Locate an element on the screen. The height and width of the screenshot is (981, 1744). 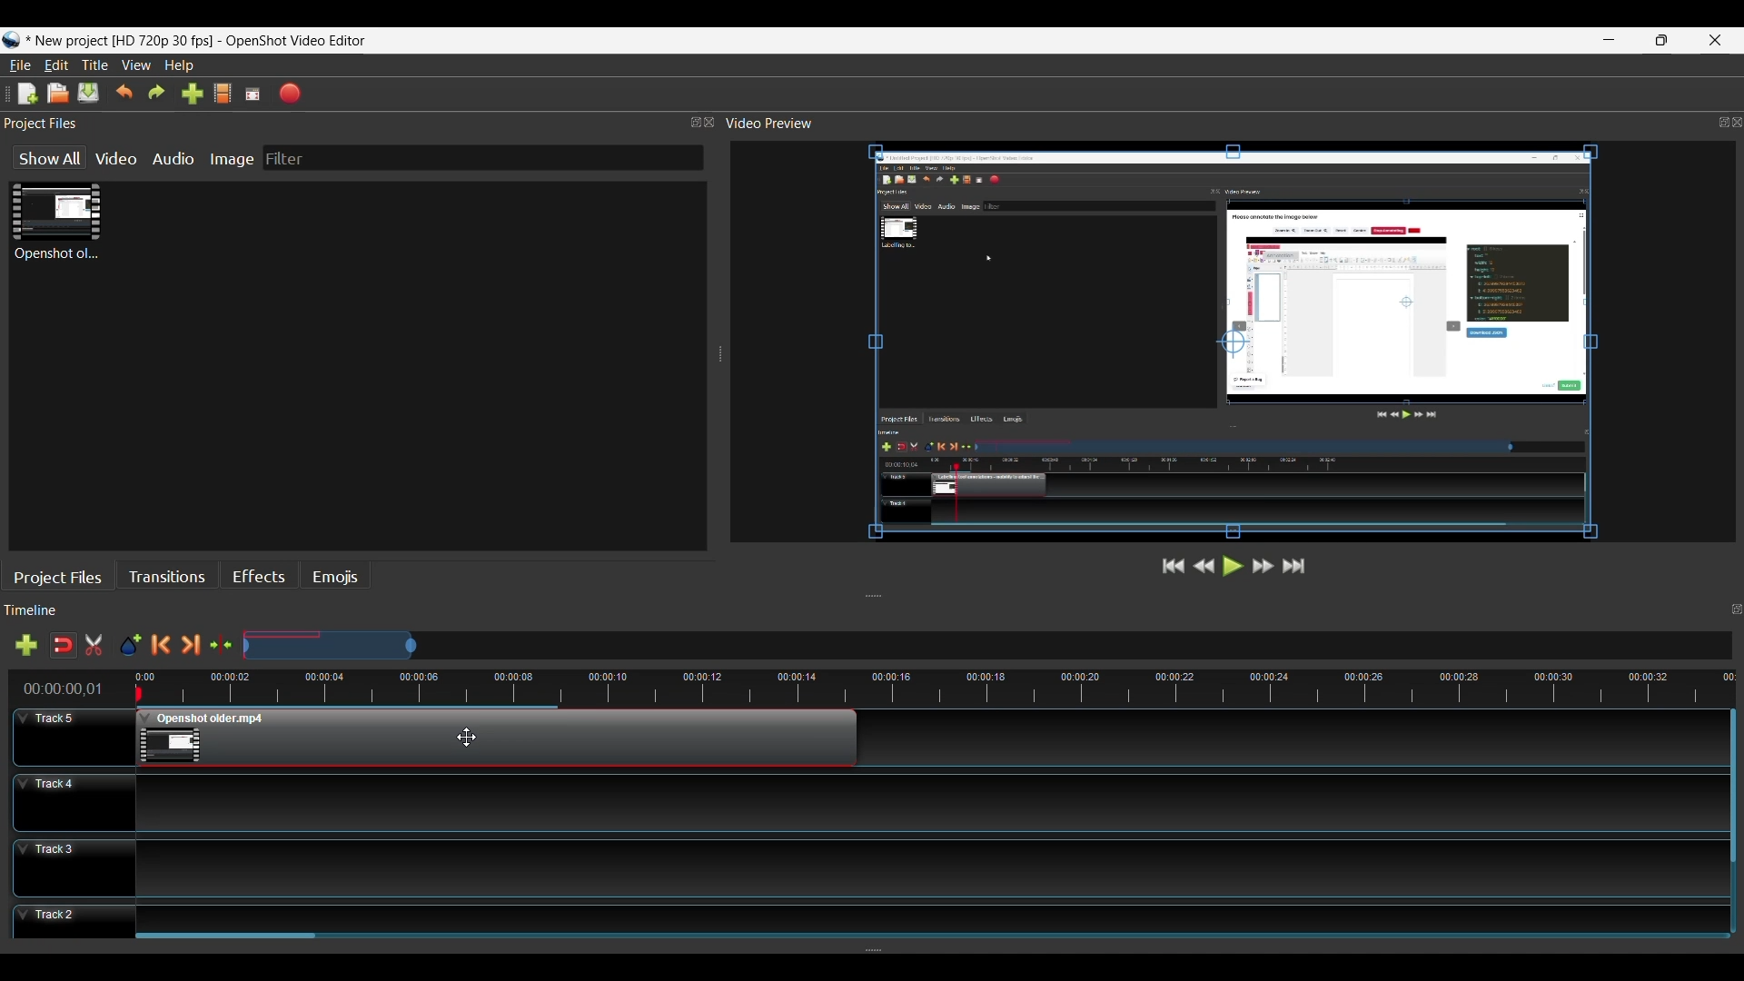
Track Header is located at coordinates (68, 735).